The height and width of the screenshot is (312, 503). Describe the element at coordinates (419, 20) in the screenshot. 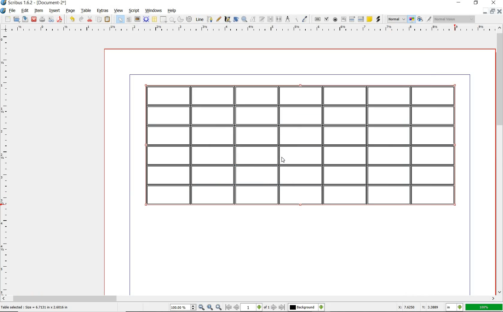

I see `preview mode` at that location.